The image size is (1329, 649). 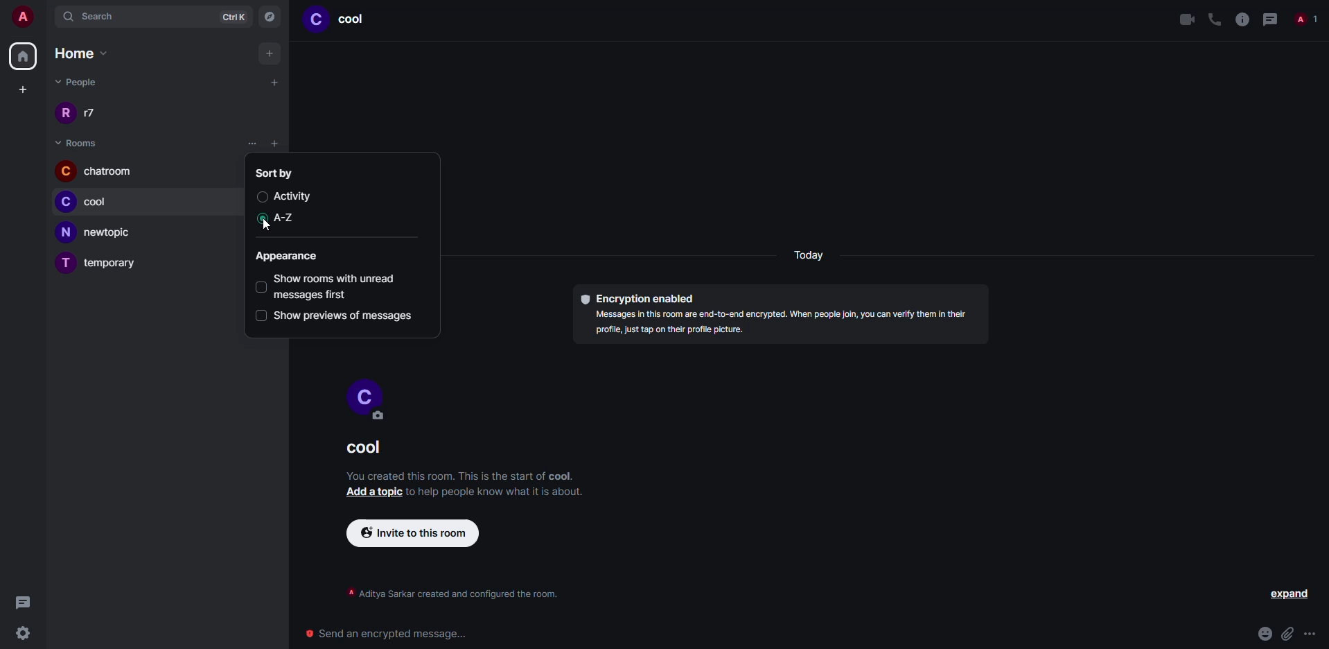 I want to click on cool, so click(x=96, y=200).